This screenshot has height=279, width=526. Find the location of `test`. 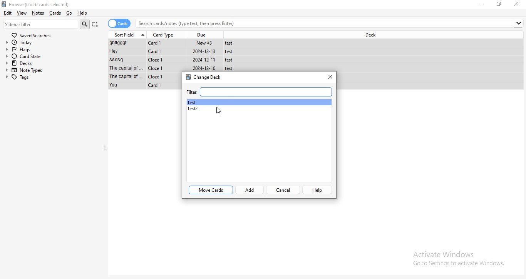

test is located at coordinates (258, 102).